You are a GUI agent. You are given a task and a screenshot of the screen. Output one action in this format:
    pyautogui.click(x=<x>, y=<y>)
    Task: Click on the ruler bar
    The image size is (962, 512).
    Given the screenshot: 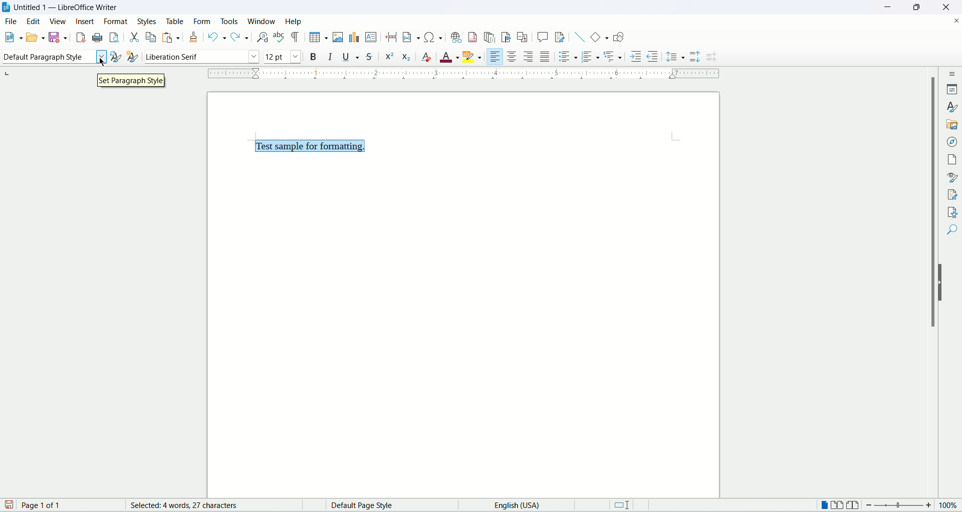 What is the action you would take?
    pyautogui.click(x=465, y=76)
    